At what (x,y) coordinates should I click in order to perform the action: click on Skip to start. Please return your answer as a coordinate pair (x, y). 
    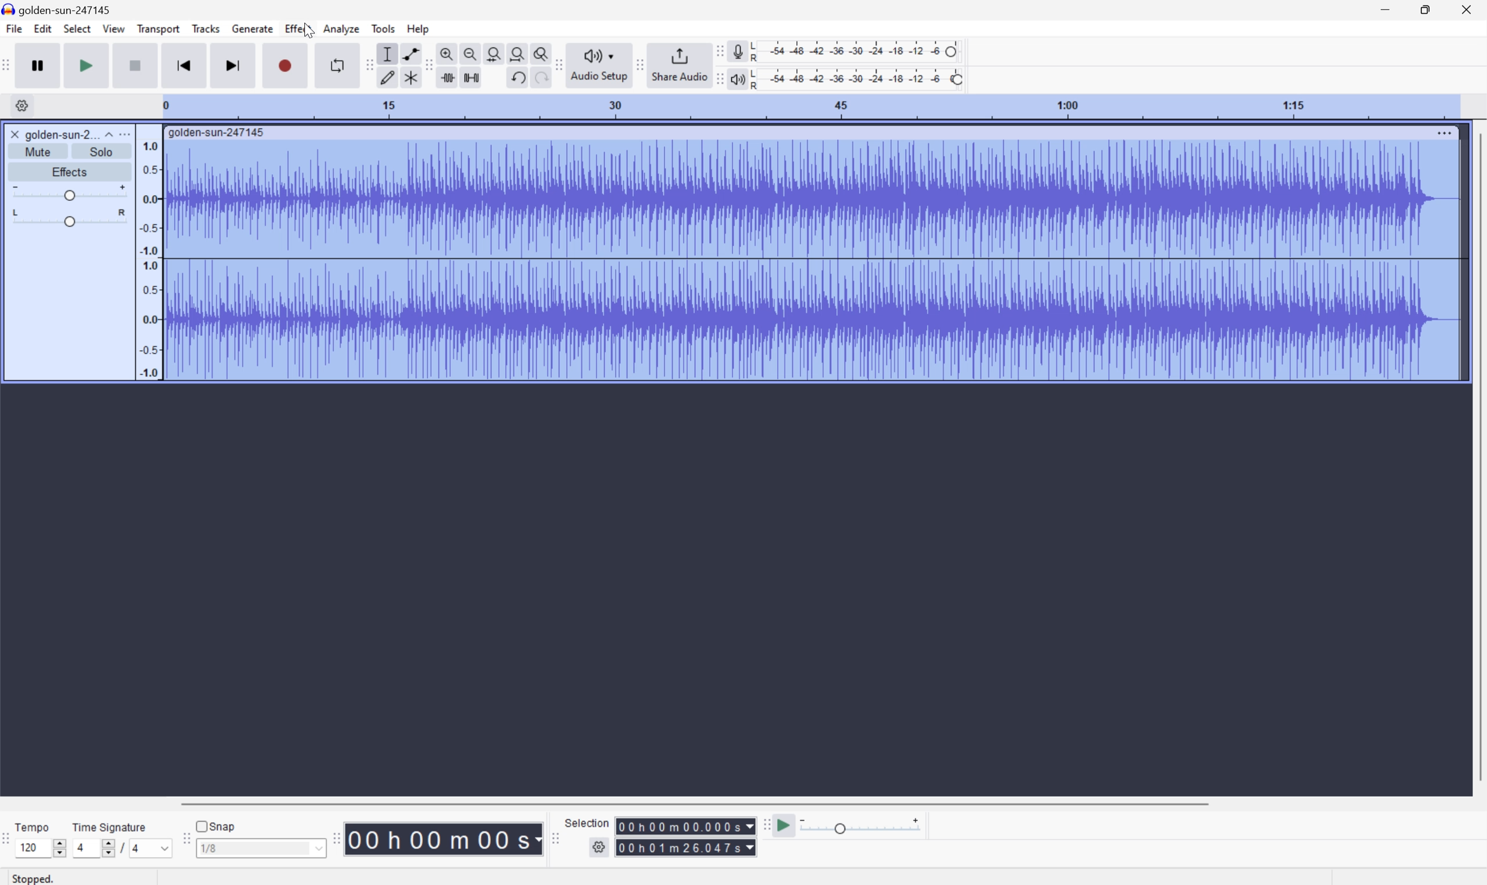
    Looking at the image, I should click on (184, 64).